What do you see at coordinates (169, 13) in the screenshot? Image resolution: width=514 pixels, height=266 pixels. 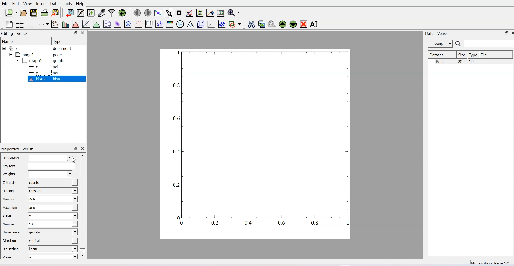 I see `Select items from graph or scroll` at bounding box center [169, 13].